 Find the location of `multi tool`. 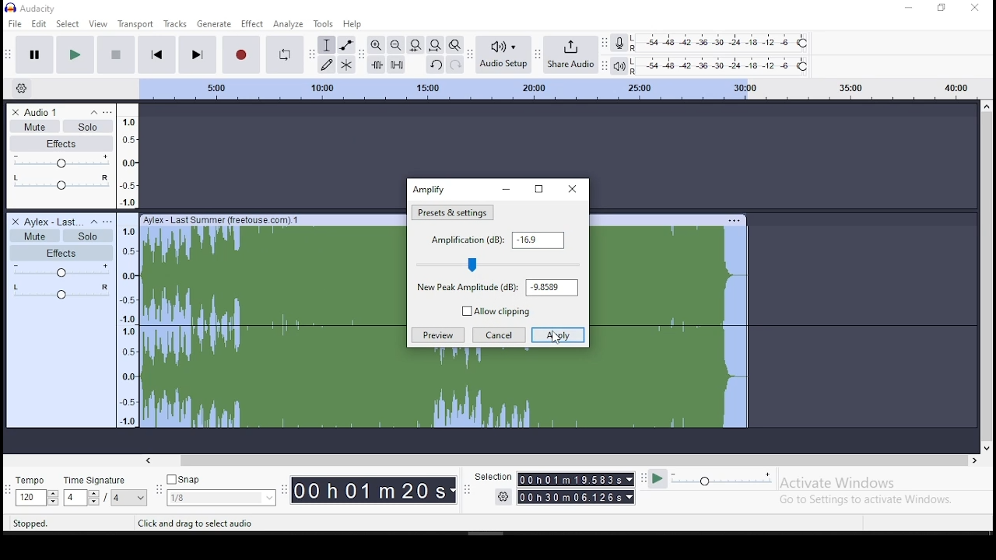

multi tool is located at coordinates (347, 65).